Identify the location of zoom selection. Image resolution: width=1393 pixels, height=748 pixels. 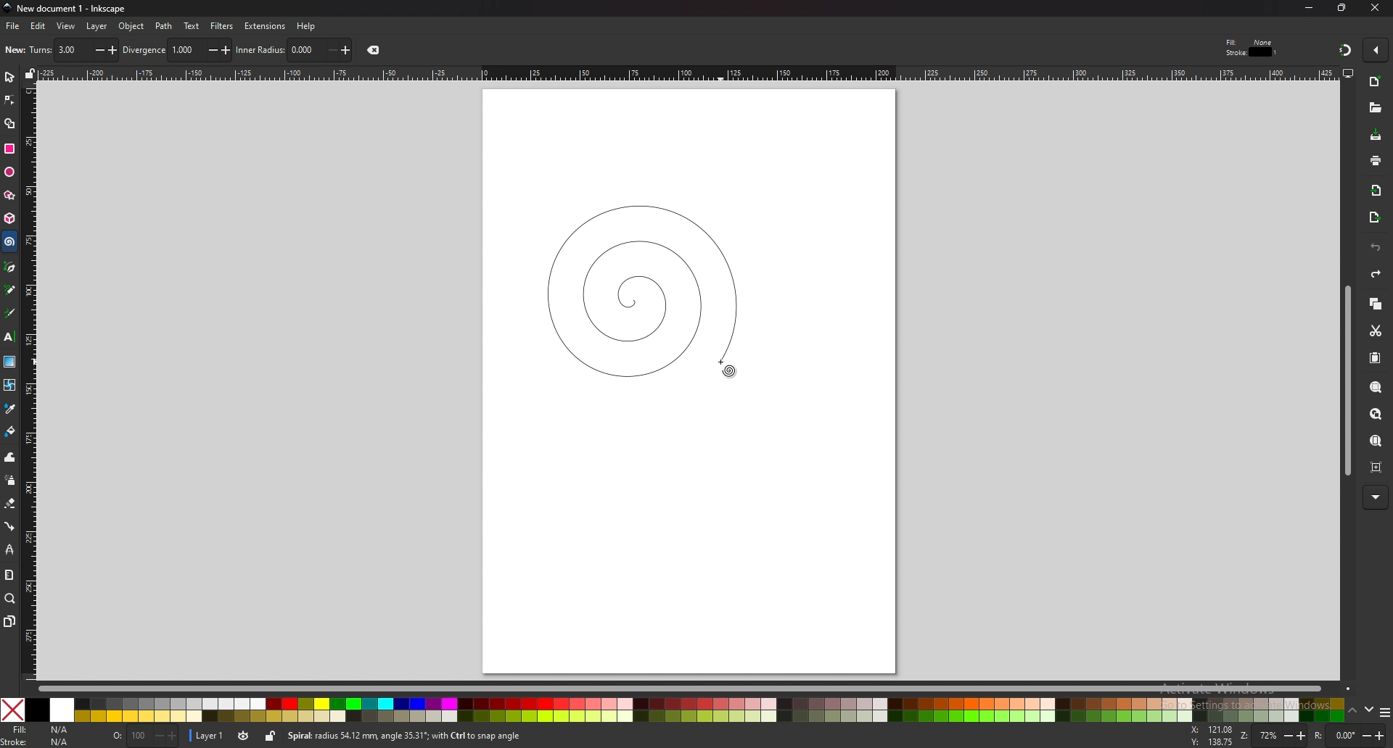
(1375, 388).